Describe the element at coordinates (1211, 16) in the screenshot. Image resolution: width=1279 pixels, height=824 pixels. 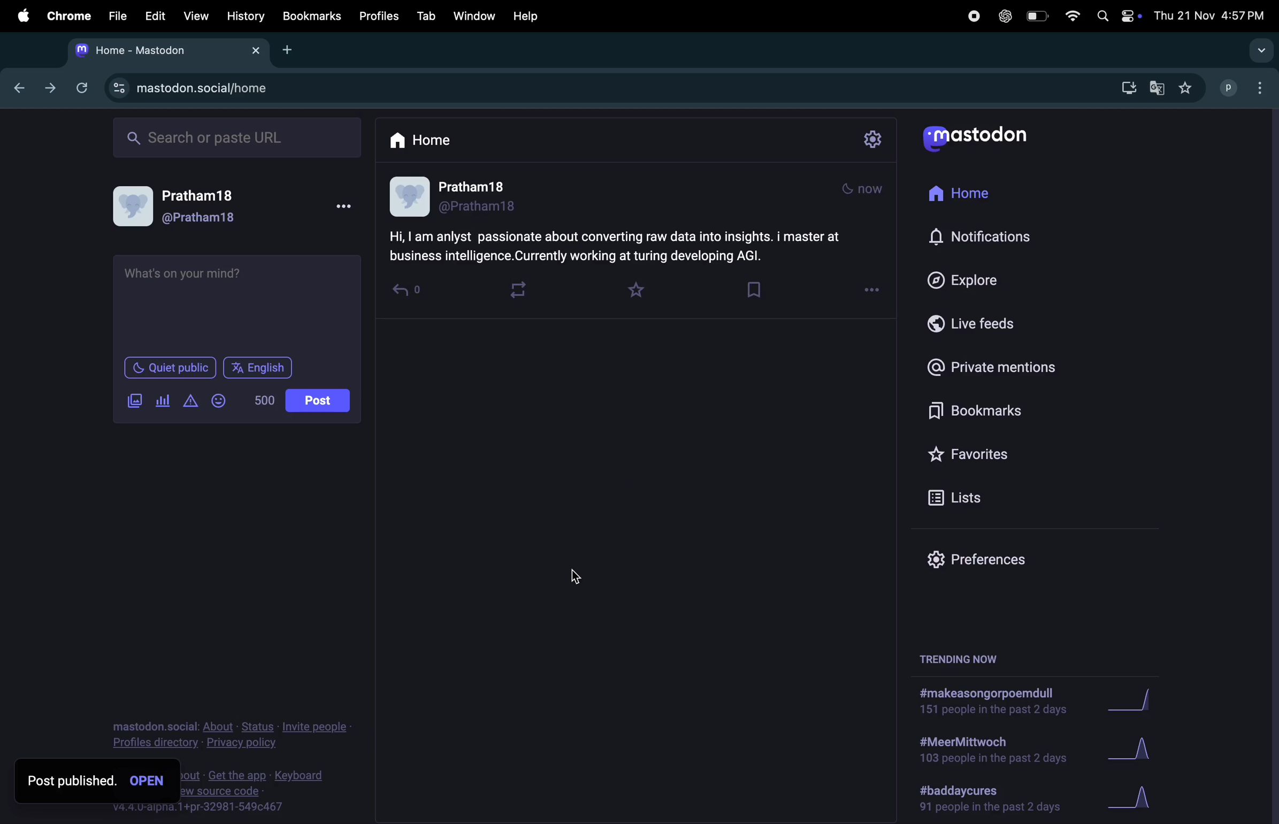
I see `date and time` at that location.